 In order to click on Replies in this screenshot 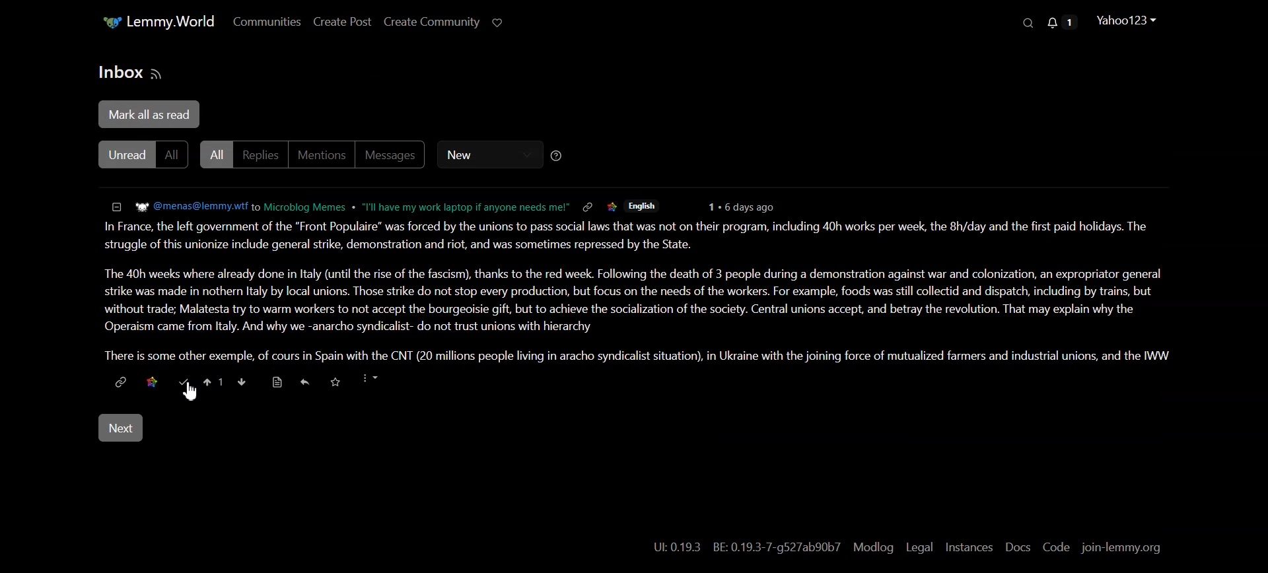, I will do `click(261, 154)`.